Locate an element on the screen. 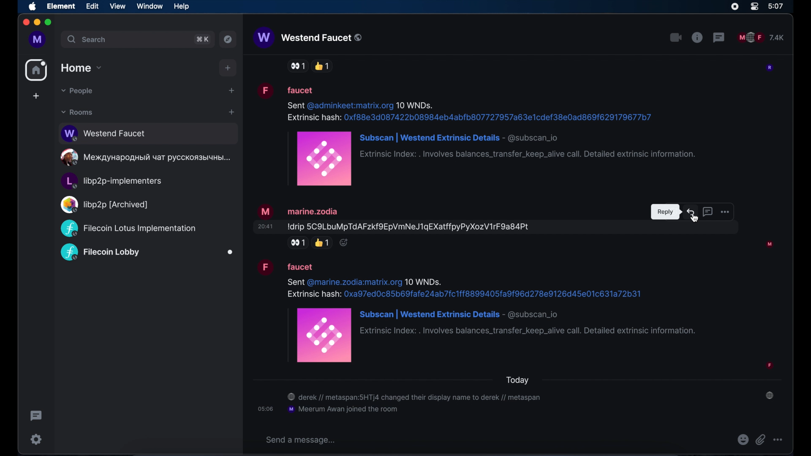 The image size is (811, 456). public room is located at coordinates (148, 133).